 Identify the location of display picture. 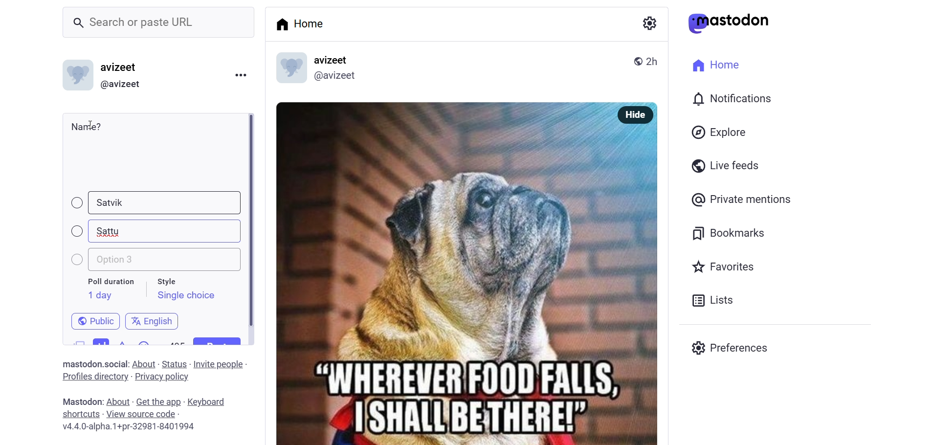
(286, 69).